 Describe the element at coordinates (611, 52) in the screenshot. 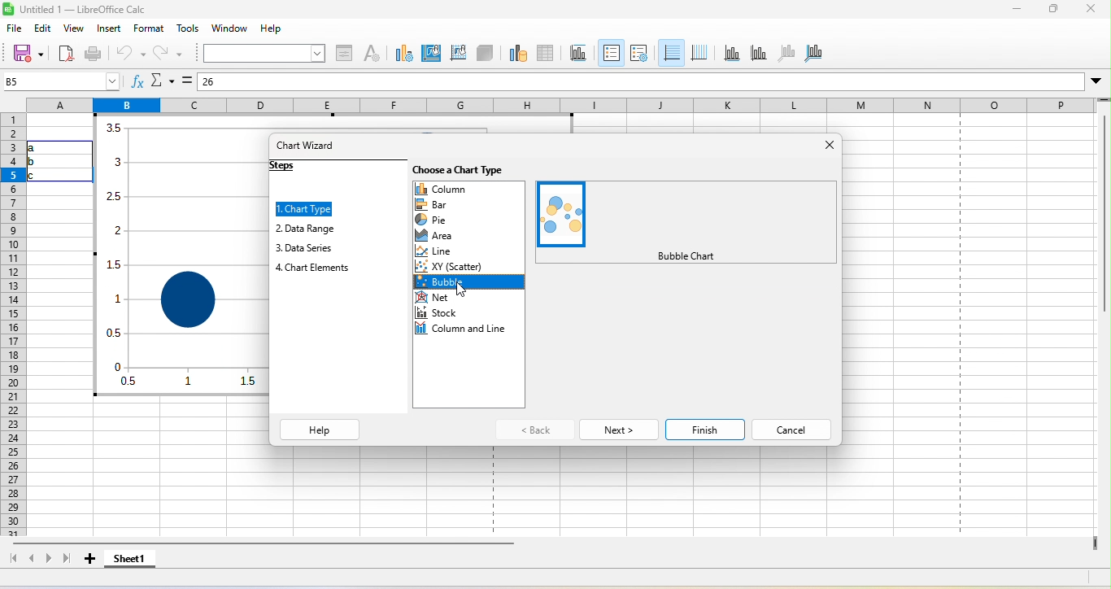

I see `legend on/off` at that location.